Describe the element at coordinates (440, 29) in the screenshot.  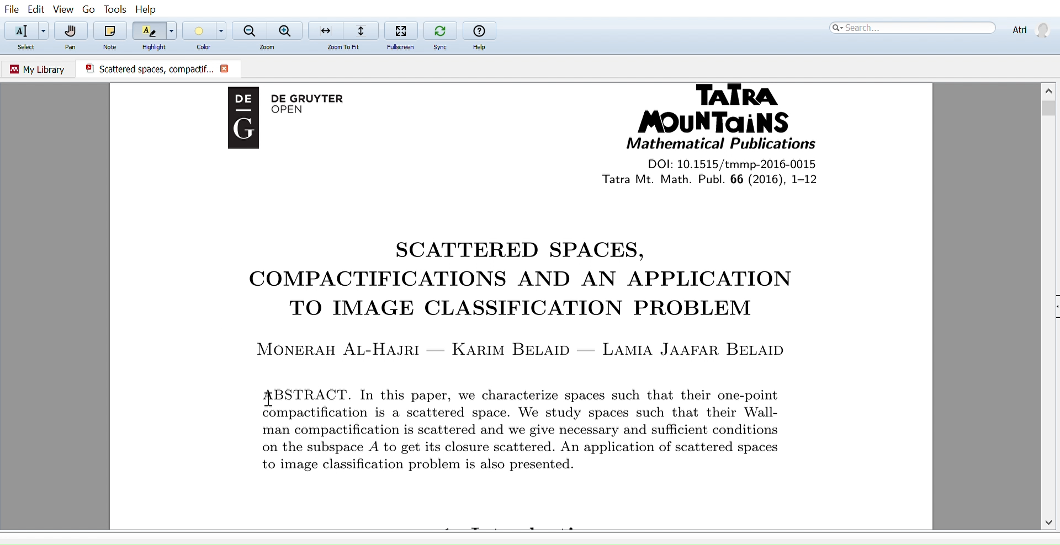
I see `Sync` at that location.